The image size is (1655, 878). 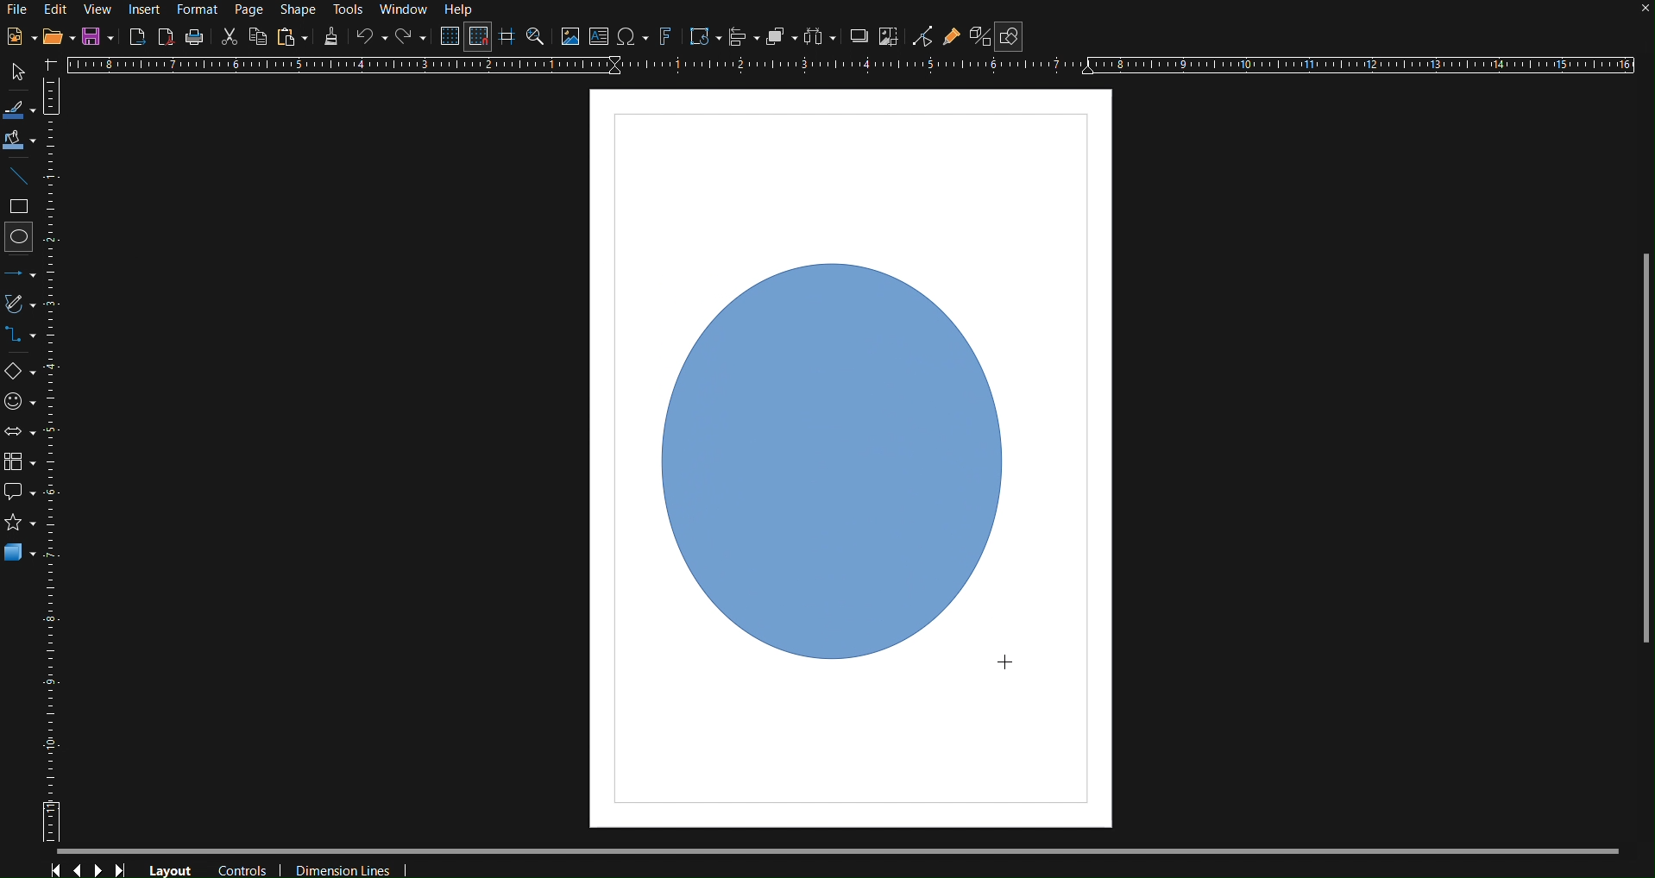 What do you see at coordinates (349, 10) in the screenshot?
I see `Tools` at bounding box center [349, 10].